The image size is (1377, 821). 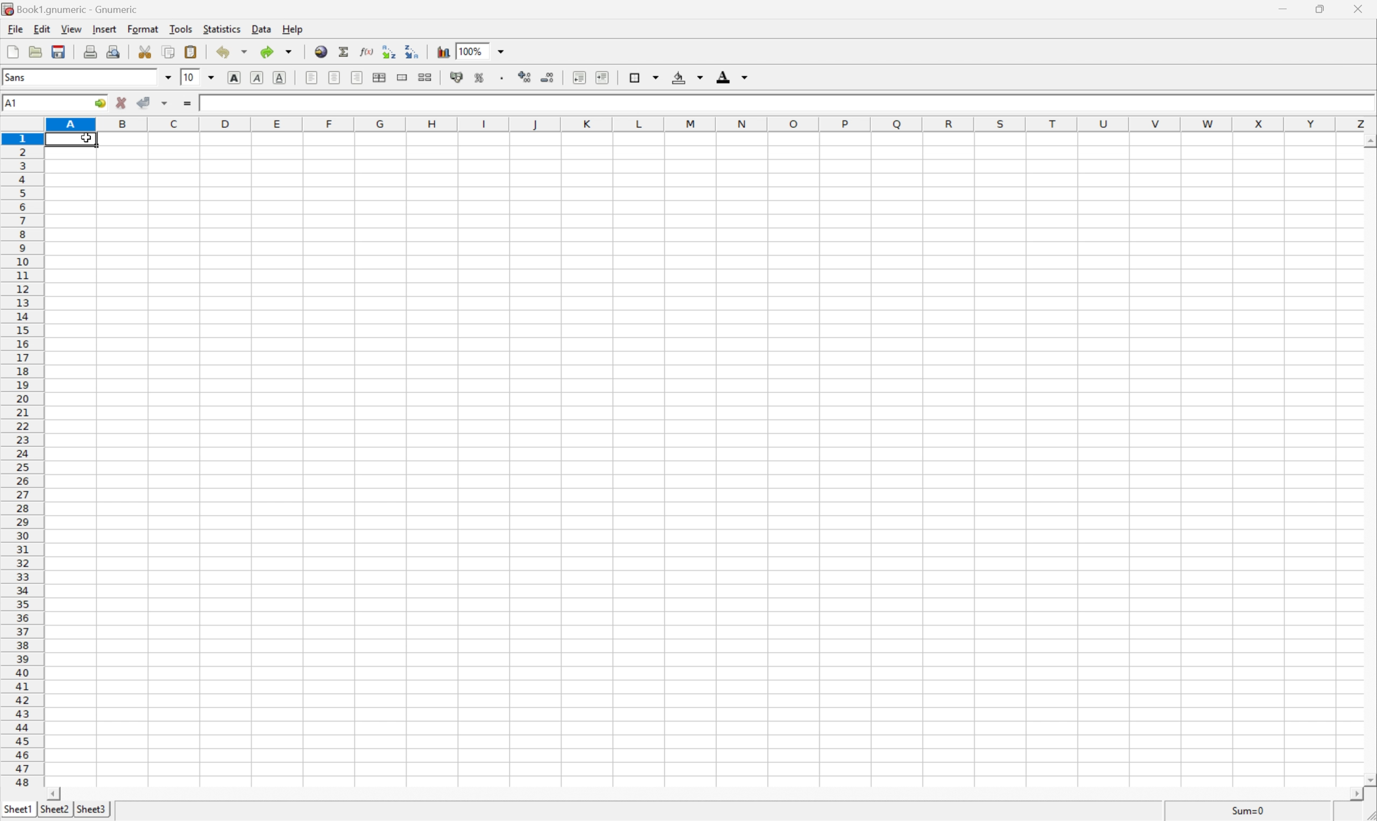 What do you see at coordinates (90, 51) in the screenshot?
I see `print` at bounding box center [90, 51].